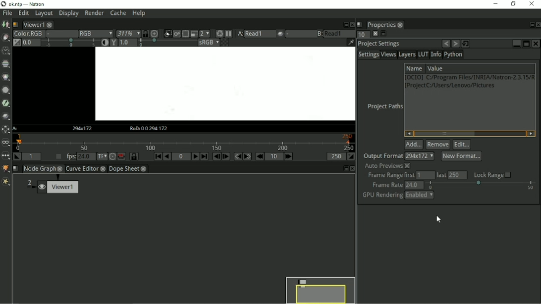 Image resolution: width=541 pixels, height=304 pixels. What do you see at coordinates (301, 34) in the screenshot?
I see `menu` at bounding box center [301, 34].